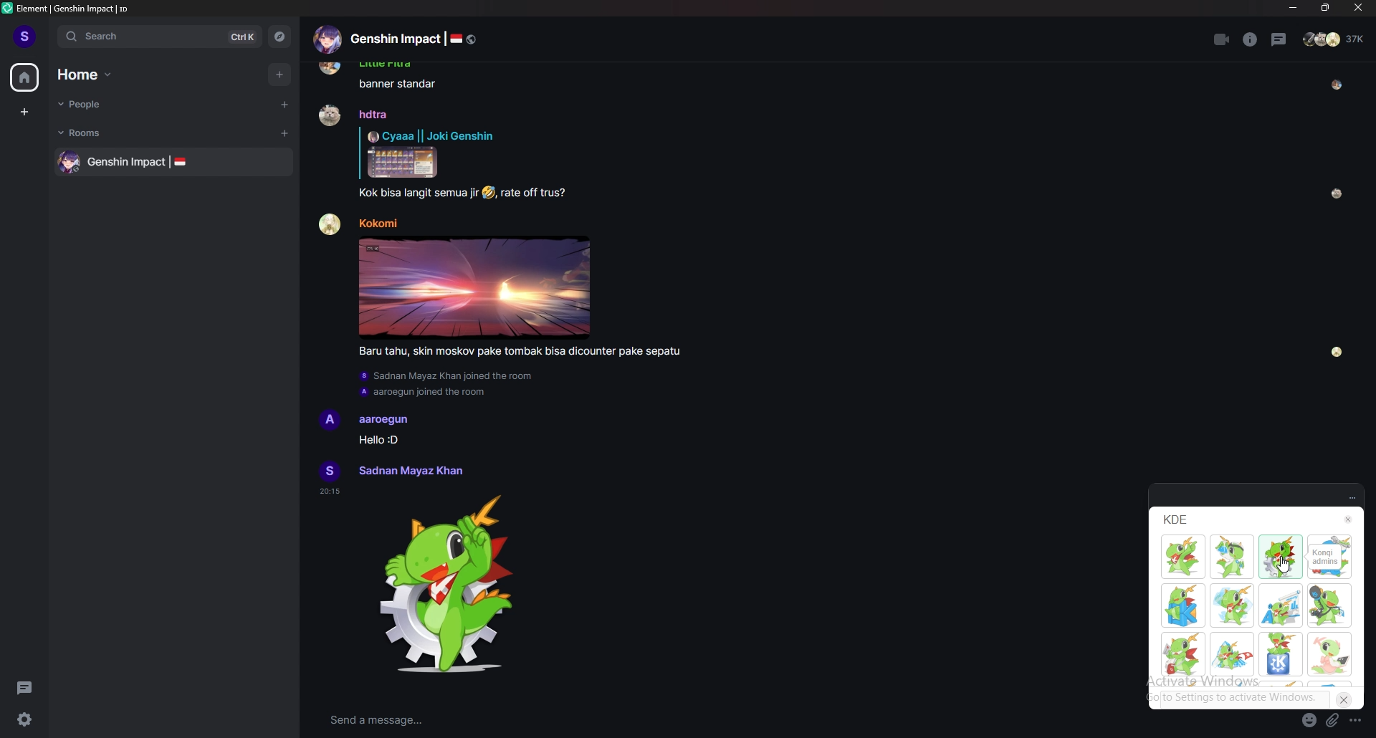 The image size is (1376, 738). What do you see at coordinates (1245, 699) in the screenshot?
I see `input box` at bounding box center [1245, 699].